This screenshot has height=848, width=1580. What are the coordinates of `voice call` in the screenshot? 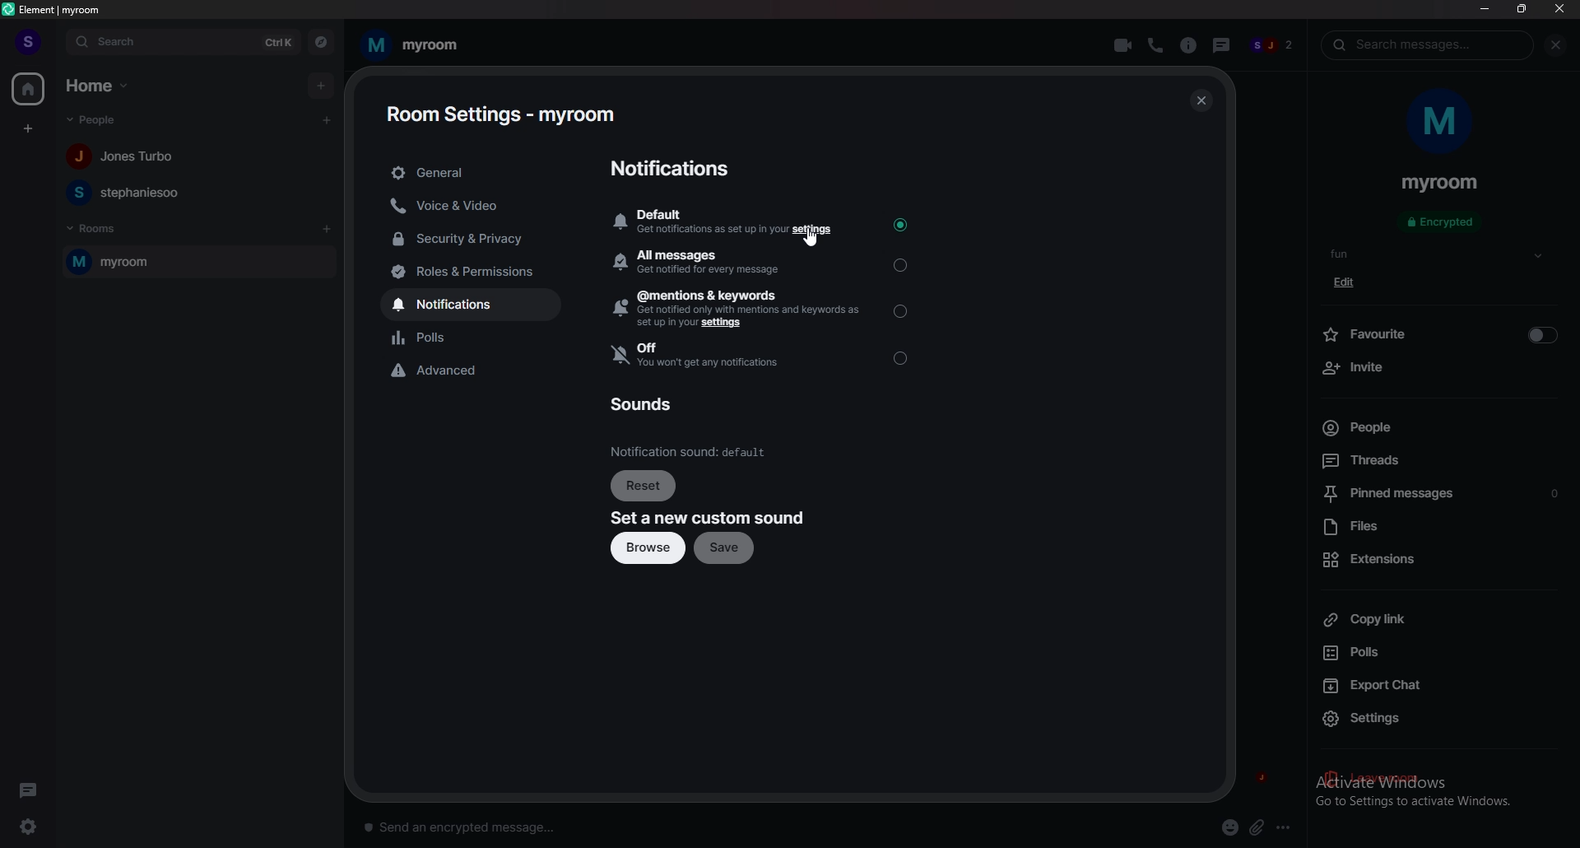 It's located at (1155, 45).